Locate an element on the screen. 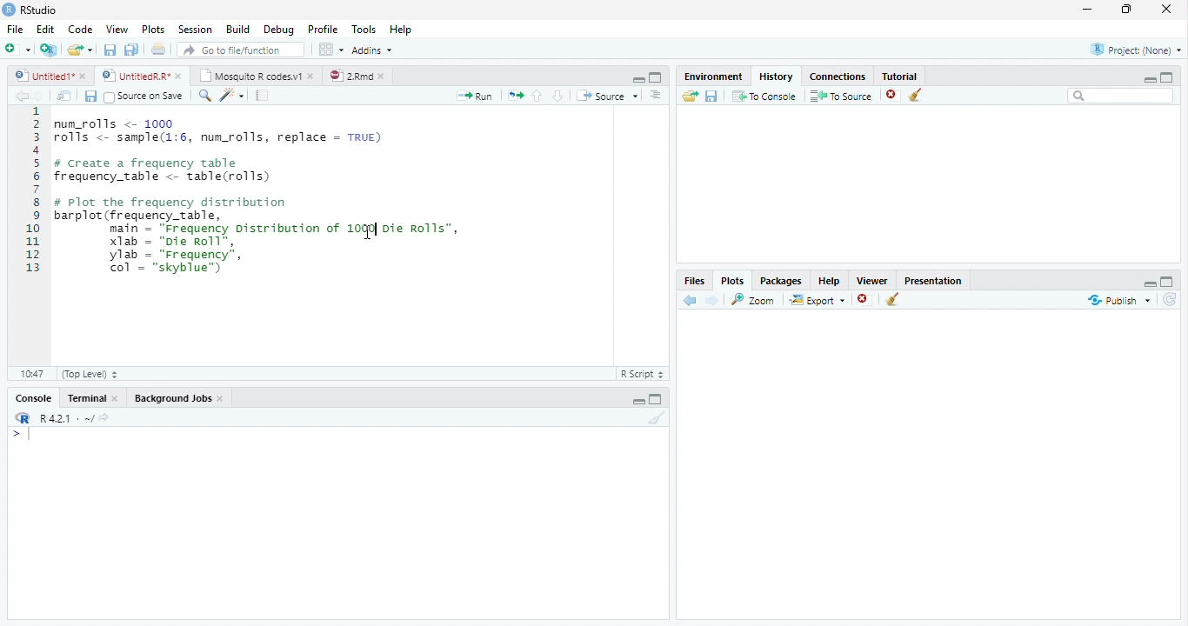  Minimize Height is located at coordinates (1149, 79).